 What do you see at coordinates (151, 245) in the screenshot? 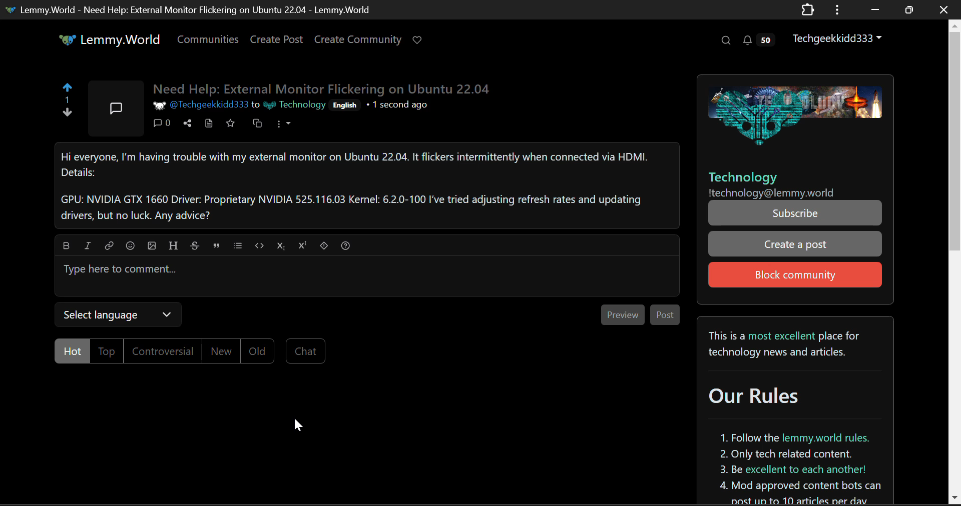
I see `Insert Picture` at bounding box center [151, 245].